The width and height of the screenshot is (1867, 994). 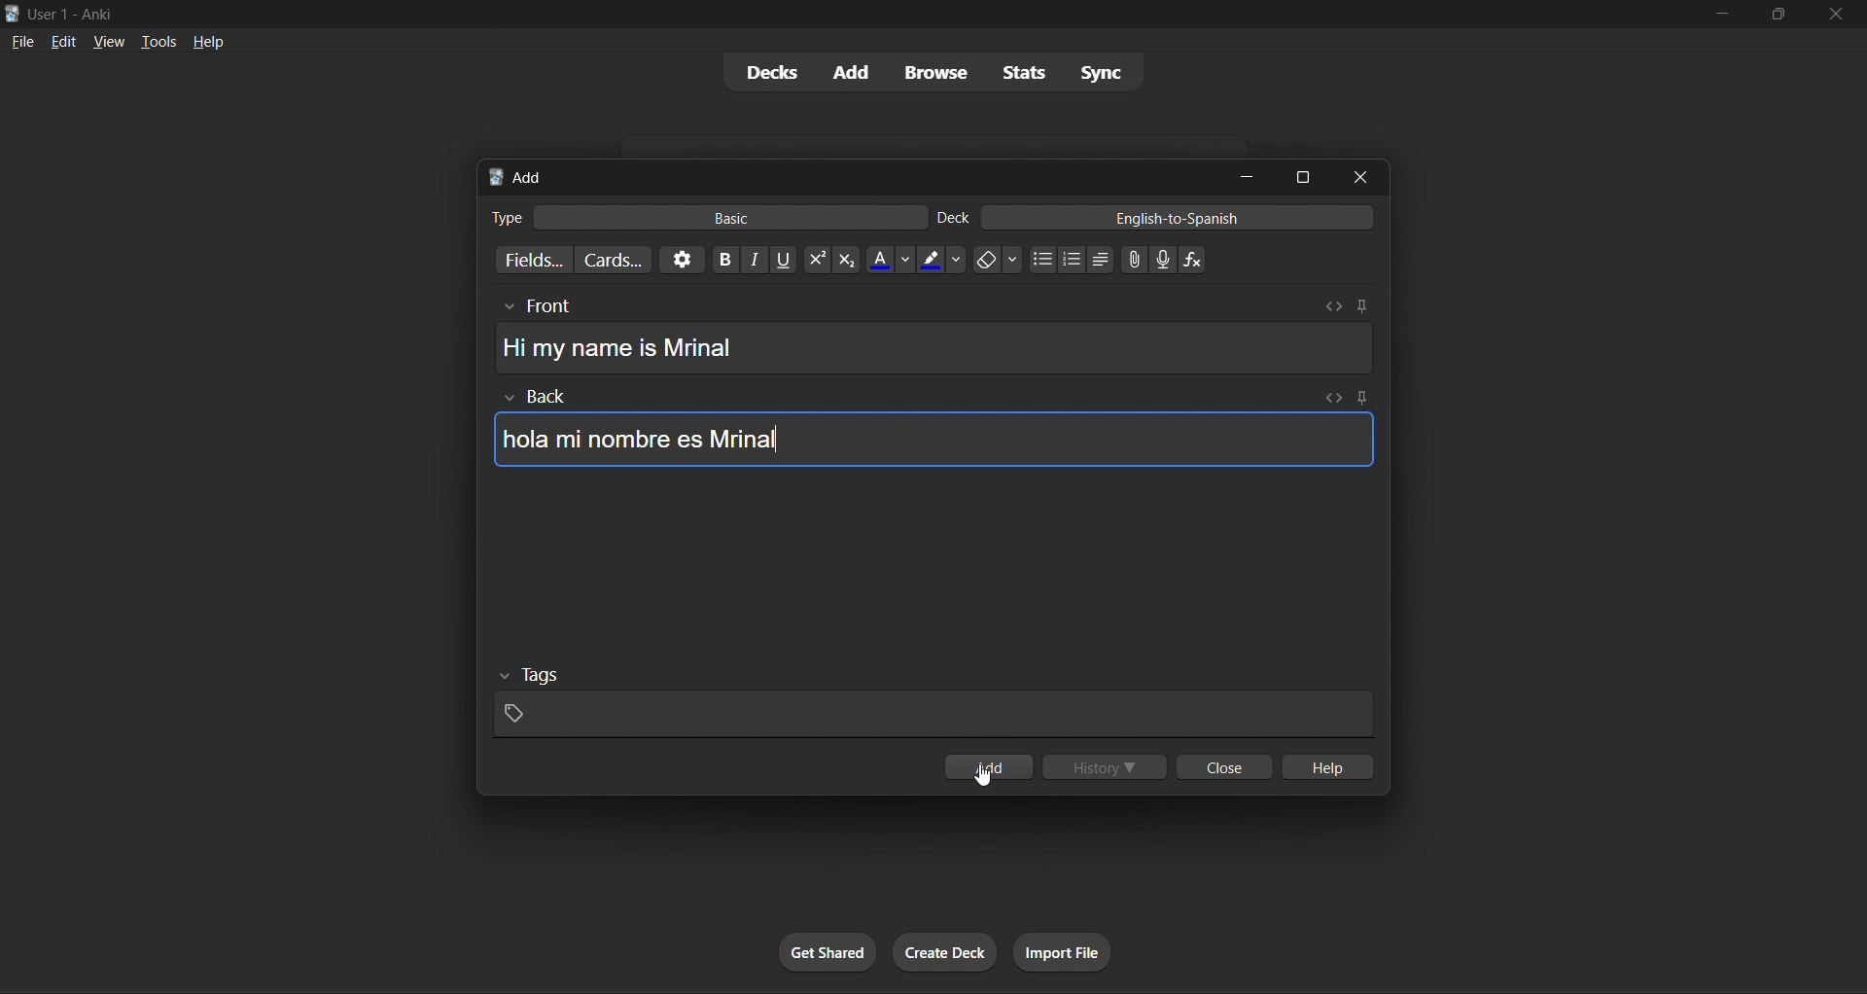 What do you see at coordinates (203, 38) in the screenshot?
I see `help` at bounding box center [203, 38].